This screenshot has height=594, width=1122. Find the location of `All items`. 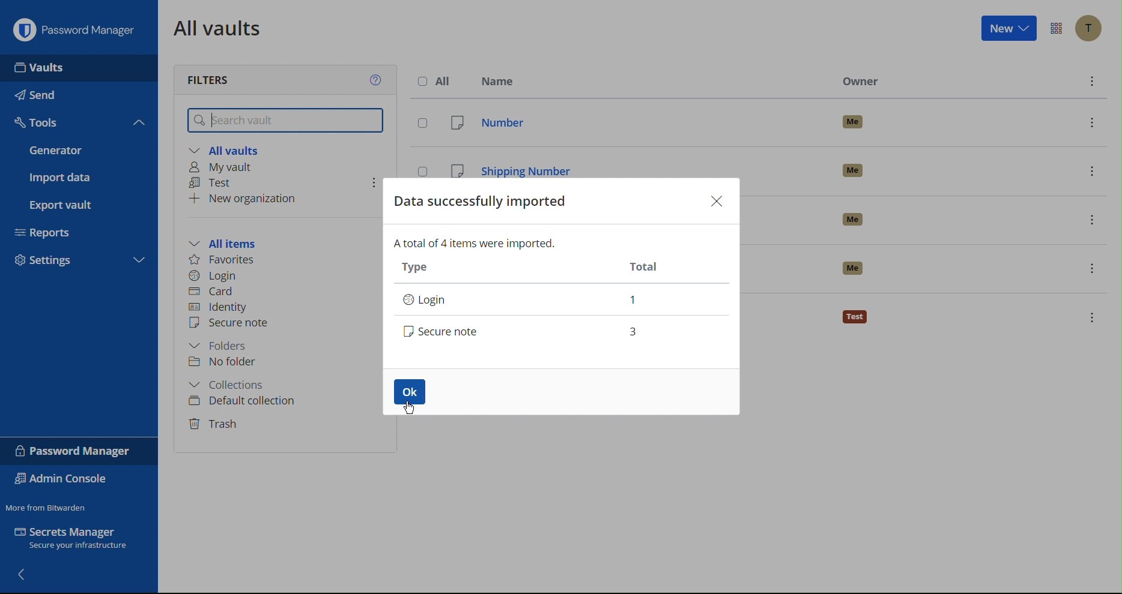

All items is located at coordinates (228, 244).